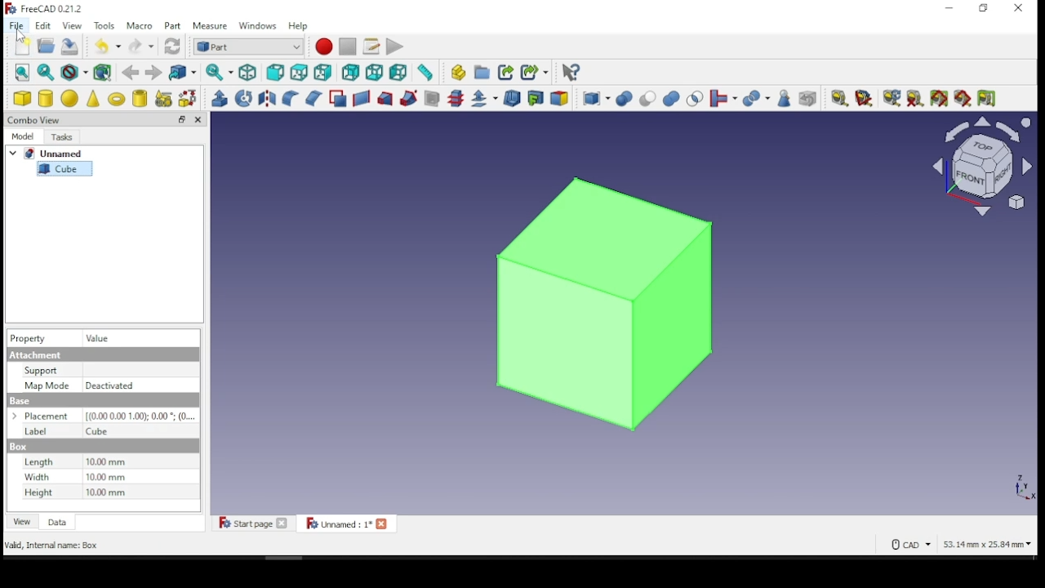  Describe the element at coordinates (267, 97) in the screenshot. I see `mirroring` at that location.